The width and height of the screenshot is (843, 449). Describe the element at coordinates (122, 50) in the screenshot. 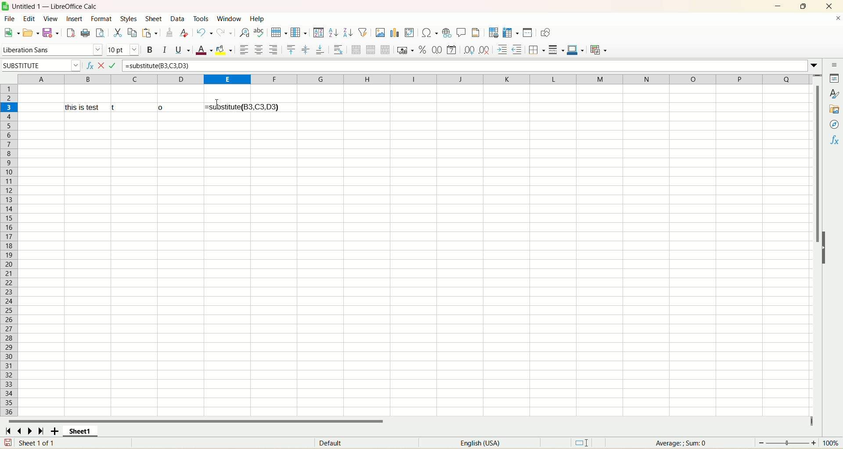

I see `font size` at that location.